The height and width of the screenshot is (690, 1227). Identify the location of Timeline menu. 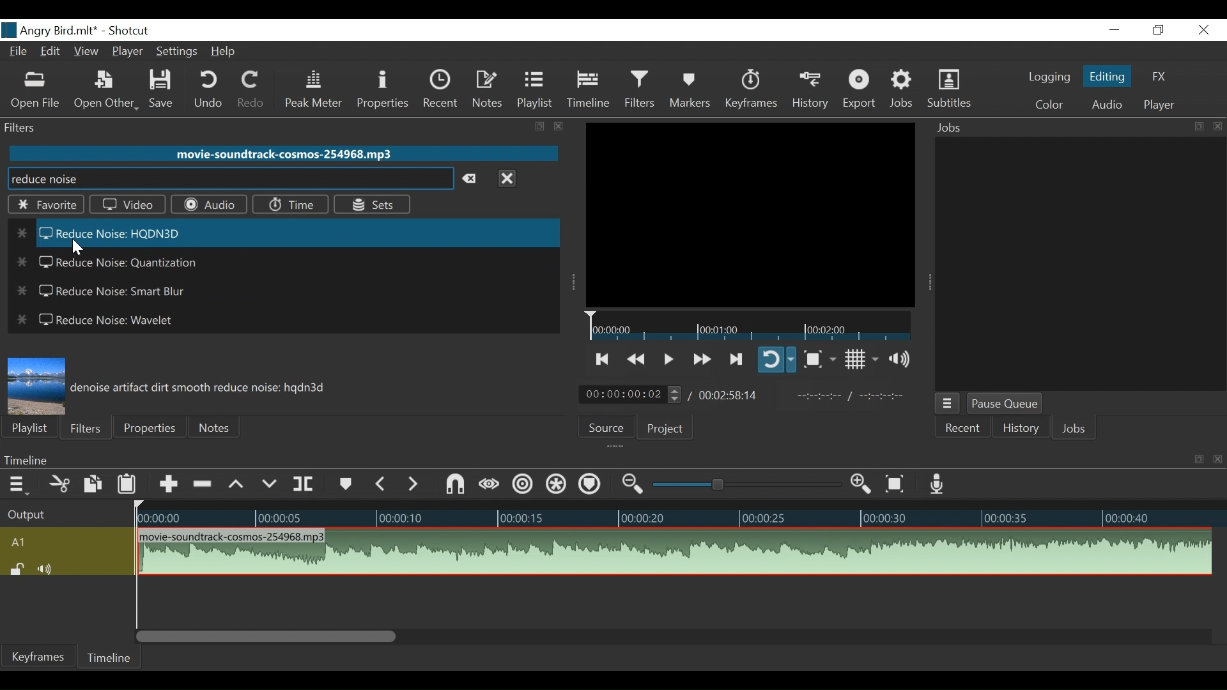
(16, 484).